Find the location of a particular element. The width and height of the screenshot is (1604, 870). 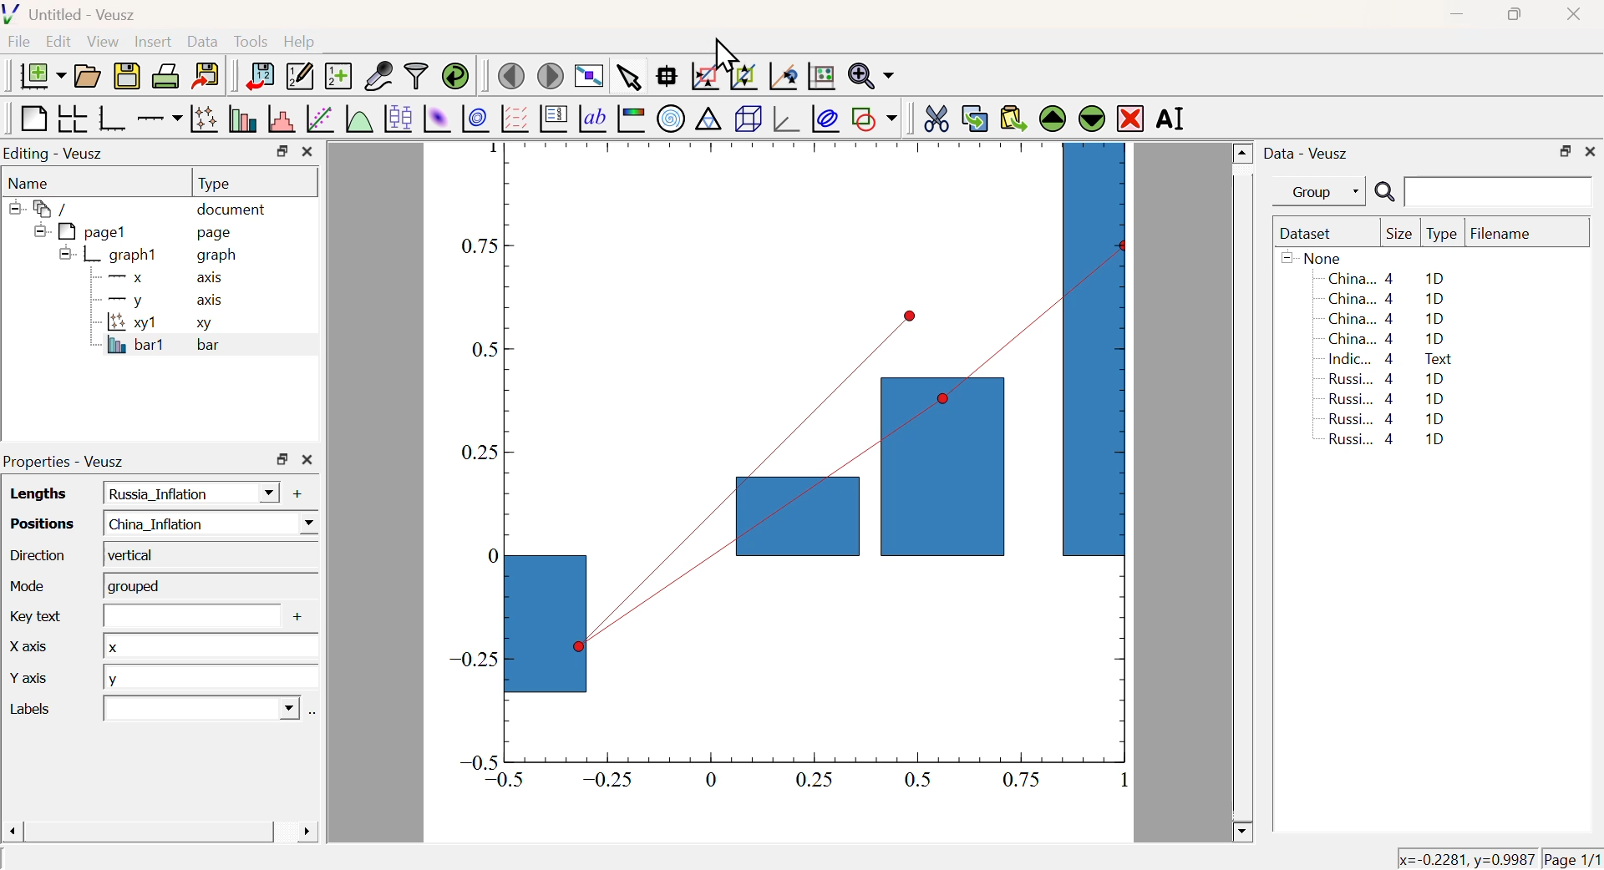

Paste from Clipboard is located at coordinates (1013, 118).